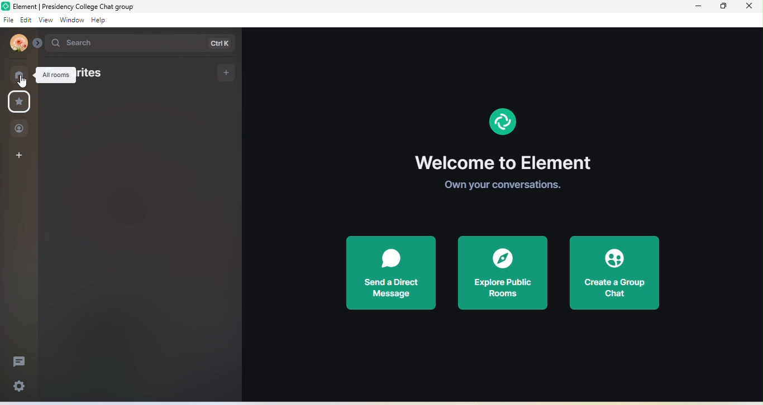  Describe the element at coordinates (21, 155) in the screenshot. I see `create a space` at that location.